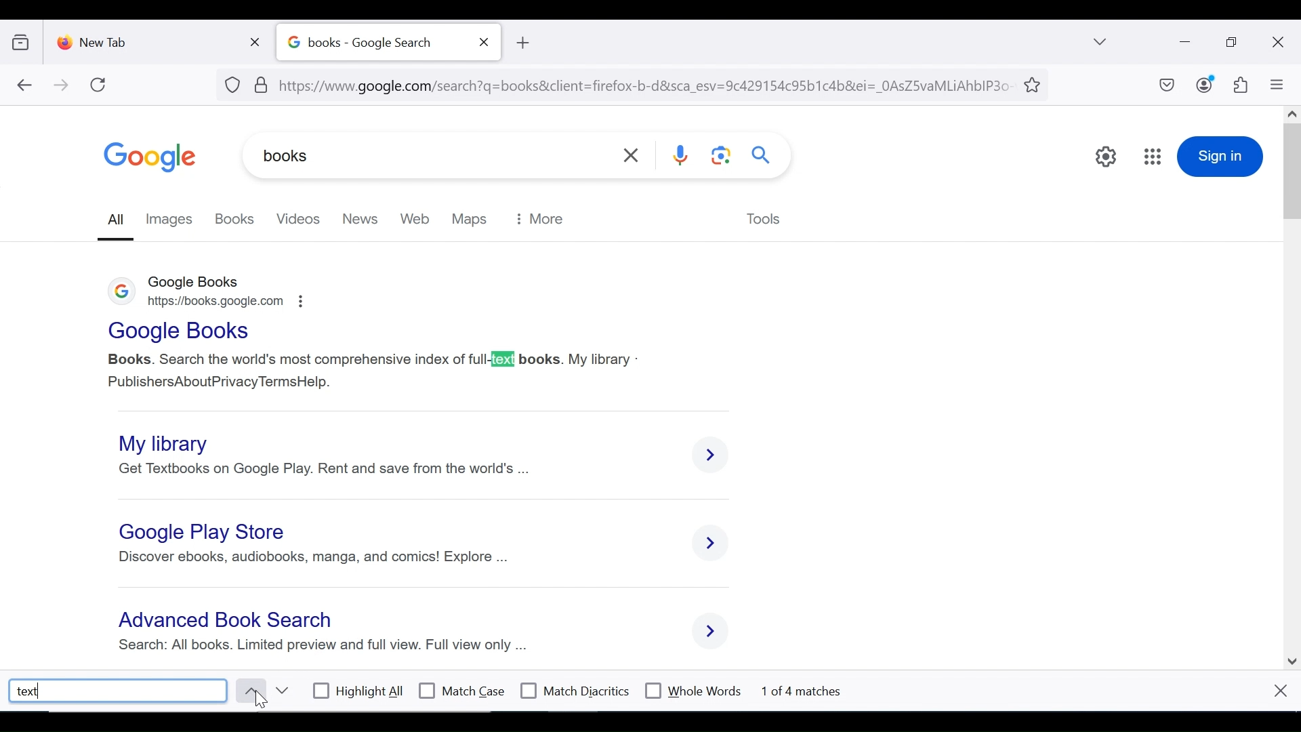 Image resolution: width=1301 pixels, height=732 pixels. What do you see at coordinates (373, 43) in the screenshot?
I see `books - Google Search` at bounding box center [373, 43].